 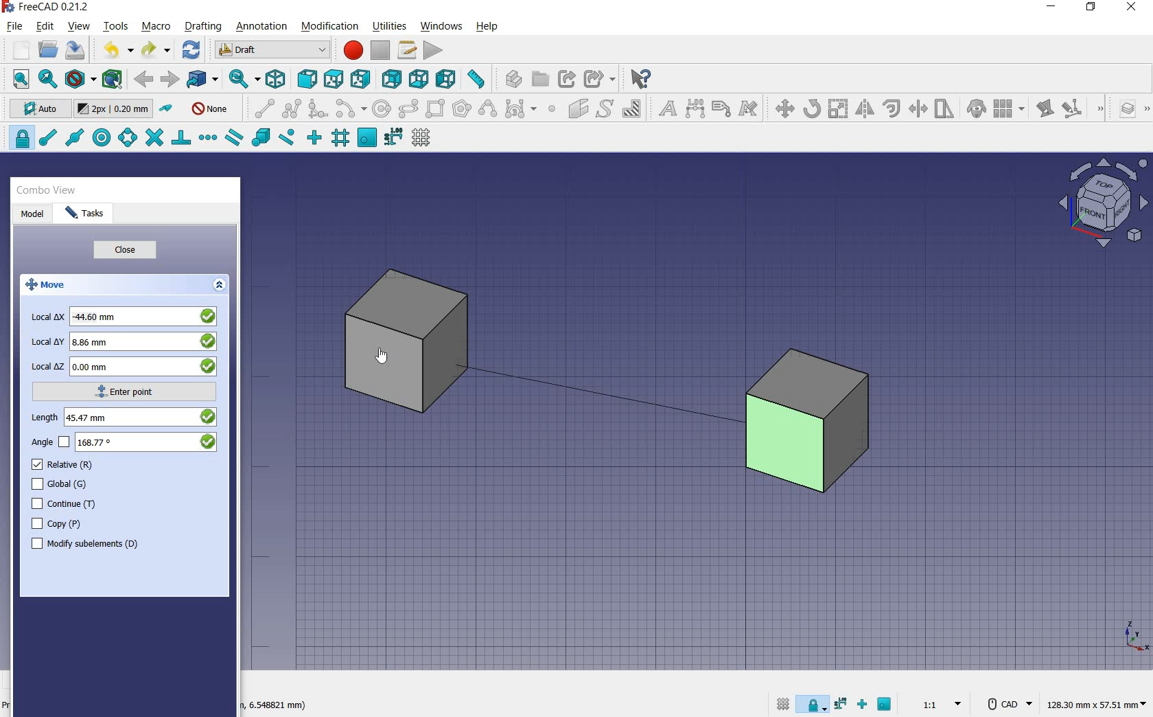 I want to click on angle, so click(x=124, y=442).